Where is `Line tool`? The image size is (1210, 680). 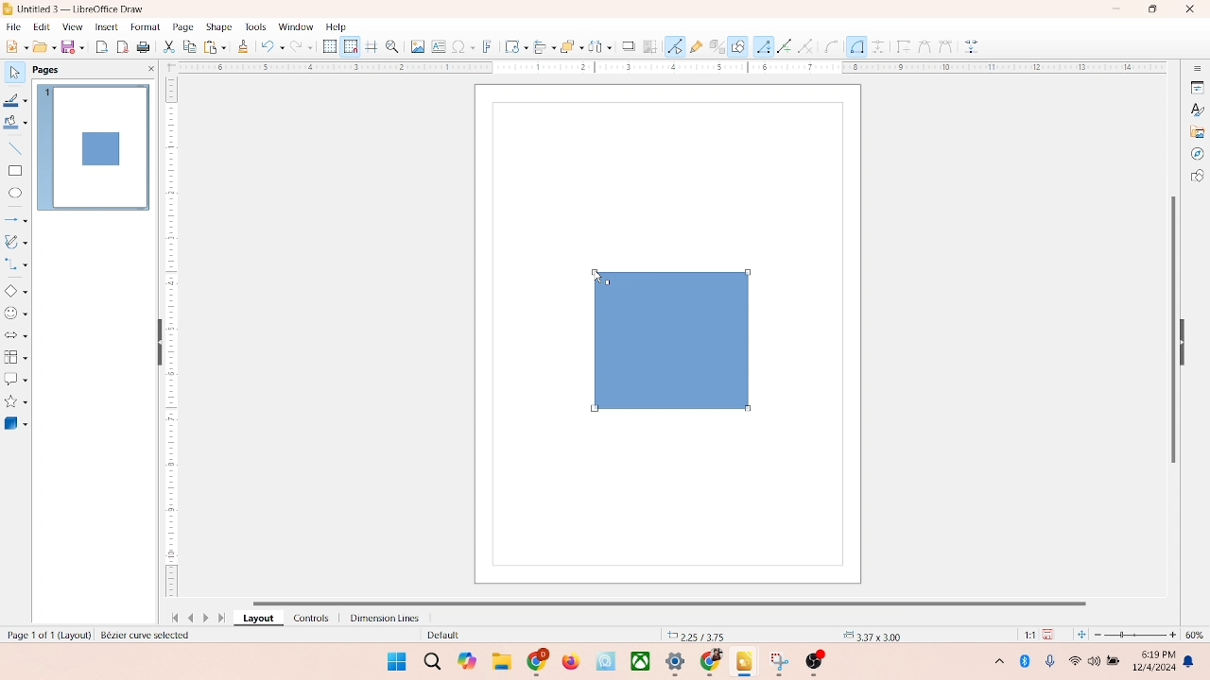 Line tool is located at coordinates (763, 45).